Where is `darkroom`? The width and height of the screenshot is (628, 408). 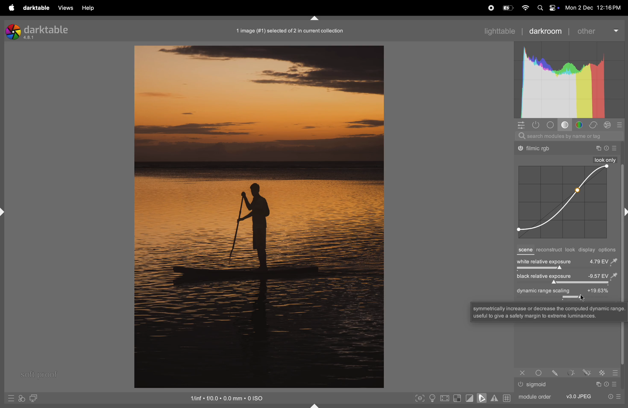 darkroom is located at coordinates (545, 31).